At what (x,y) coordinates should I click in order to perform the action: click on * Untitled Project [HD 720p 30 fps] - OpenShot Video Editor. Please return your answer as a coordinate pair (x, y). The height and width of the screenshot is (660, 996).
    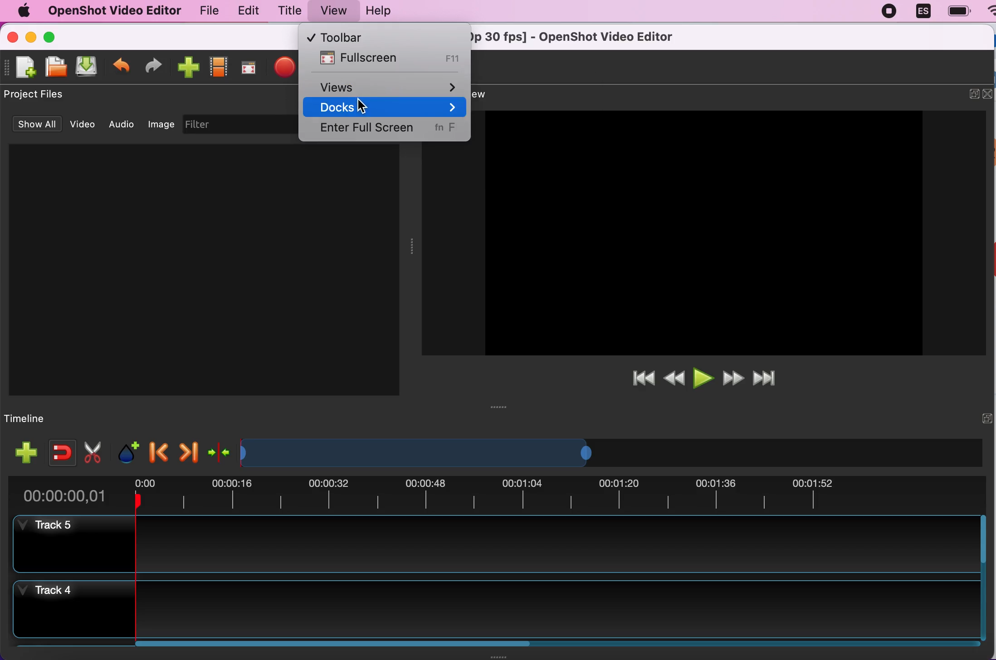
    Looking at the image, I should click on (583, 36).